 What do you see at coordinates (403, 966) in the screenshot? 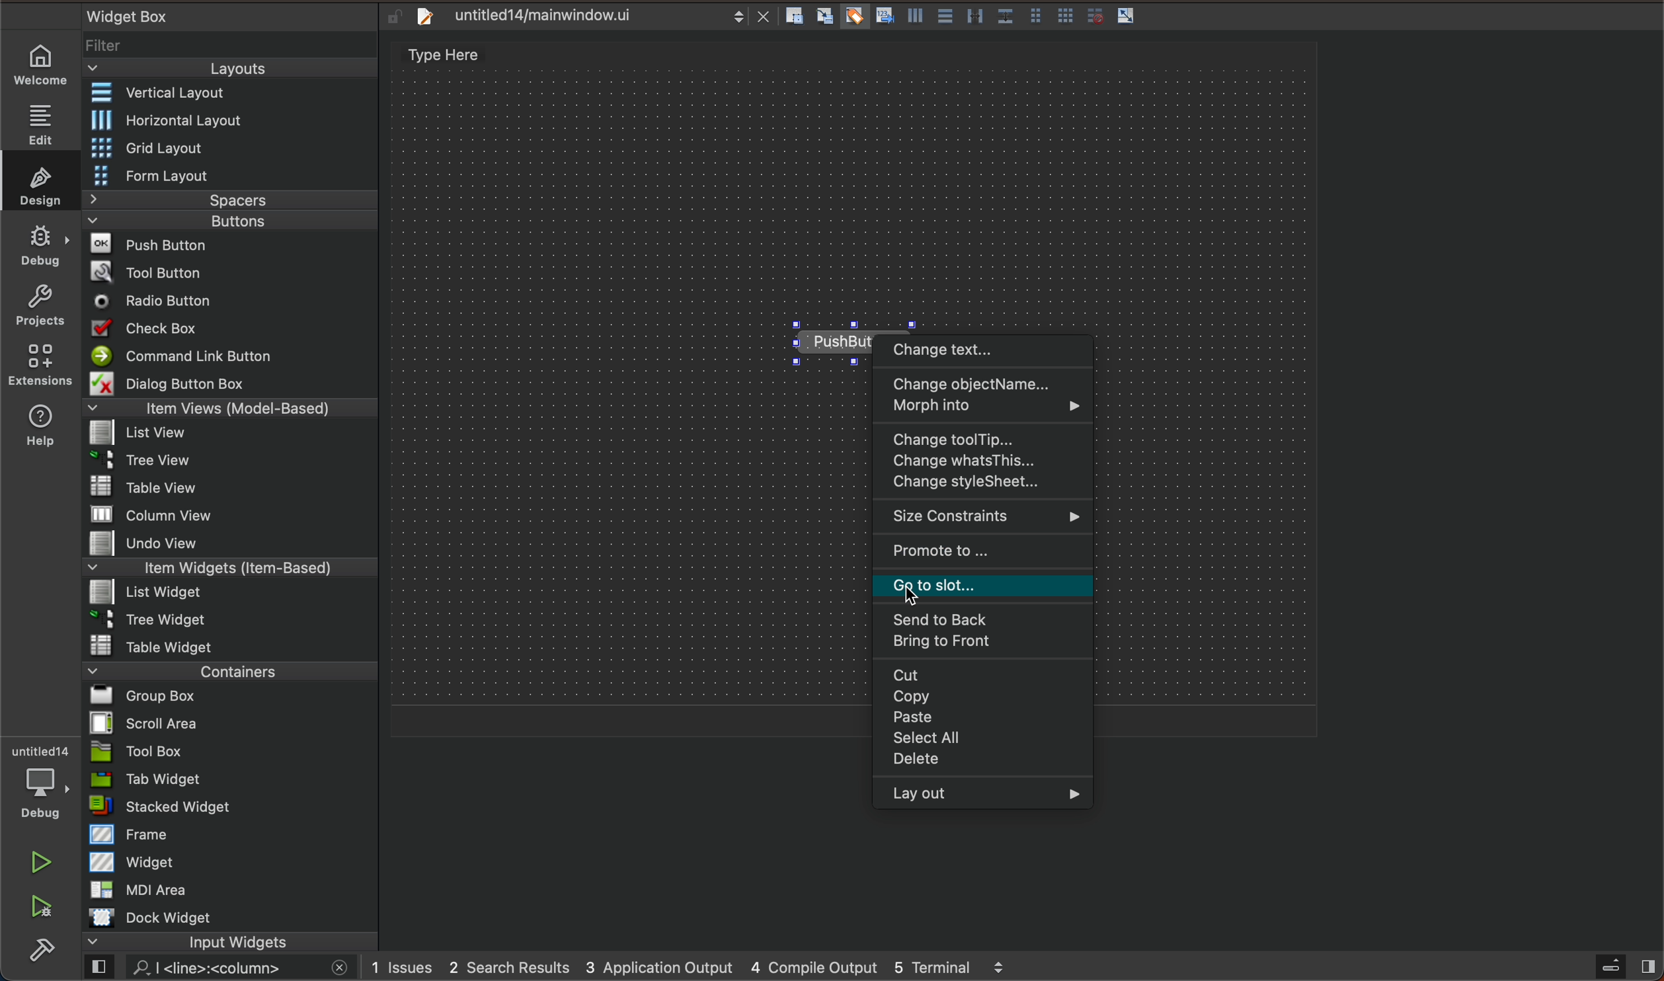
I see `1 issues` at bounding box center [403, 966].